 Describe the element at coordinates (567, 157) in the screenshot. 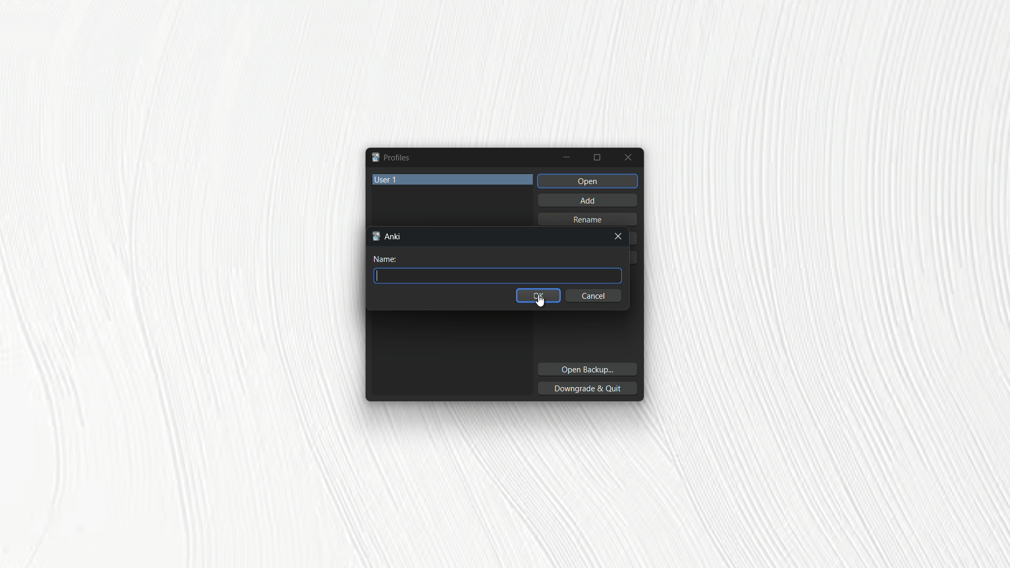

I see `minimize` at that location.